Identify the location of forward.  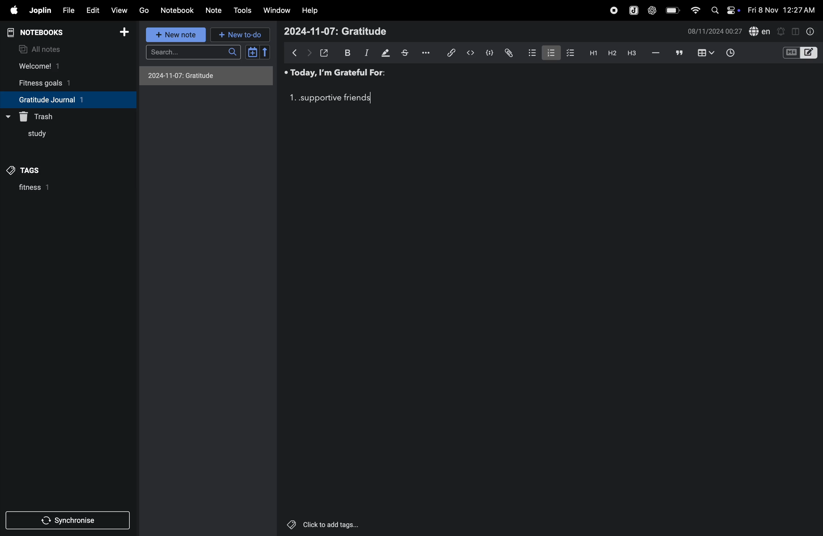
(309, 53).